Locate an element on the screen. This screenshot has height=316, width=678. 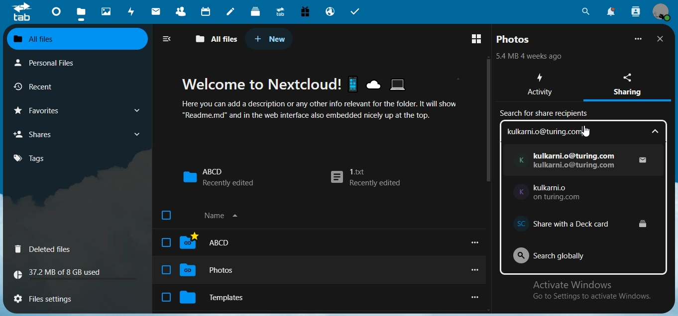
deck is located at coordinates (255, 11).